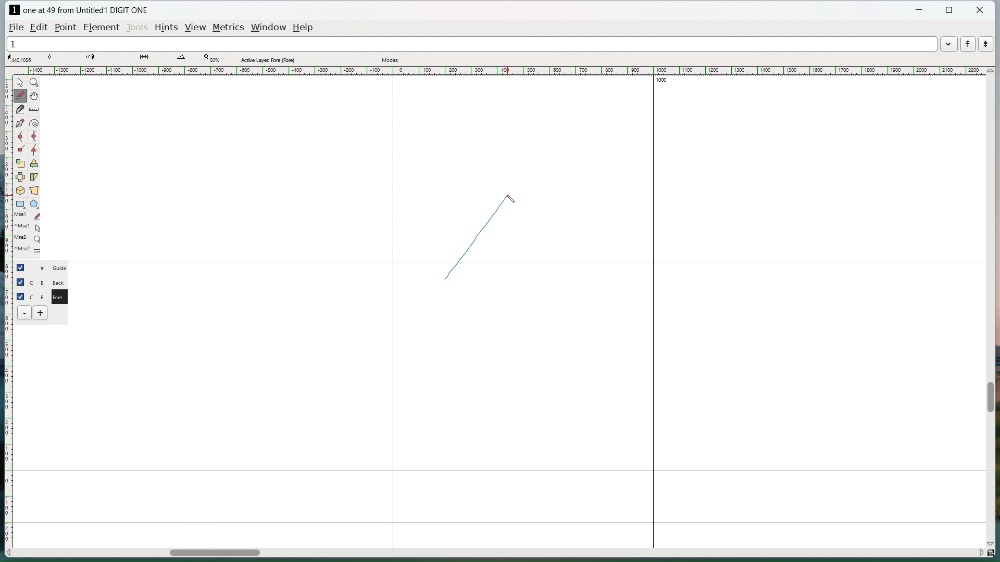 This screenshot has width=1000, height=562. What do you see at coordinates (34, 203) in the screenshot?
I see `polygon/star` at bounding box center [34, 203].